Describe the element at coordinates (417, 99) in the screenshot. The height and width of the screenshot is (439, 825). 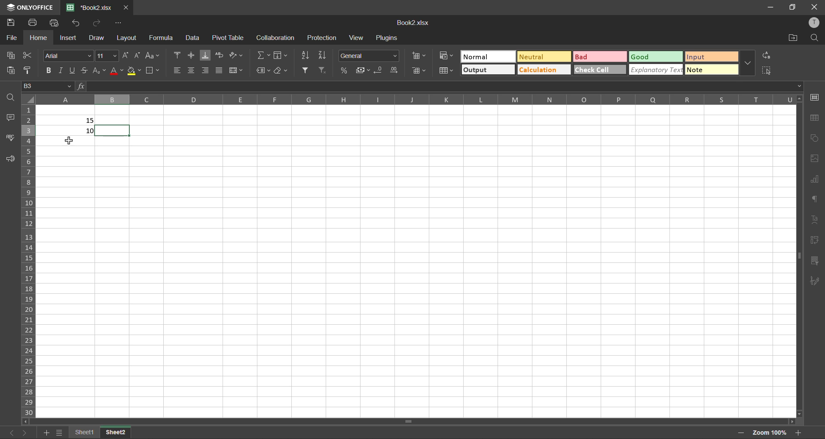
I see `column names in alphabets` at that location.